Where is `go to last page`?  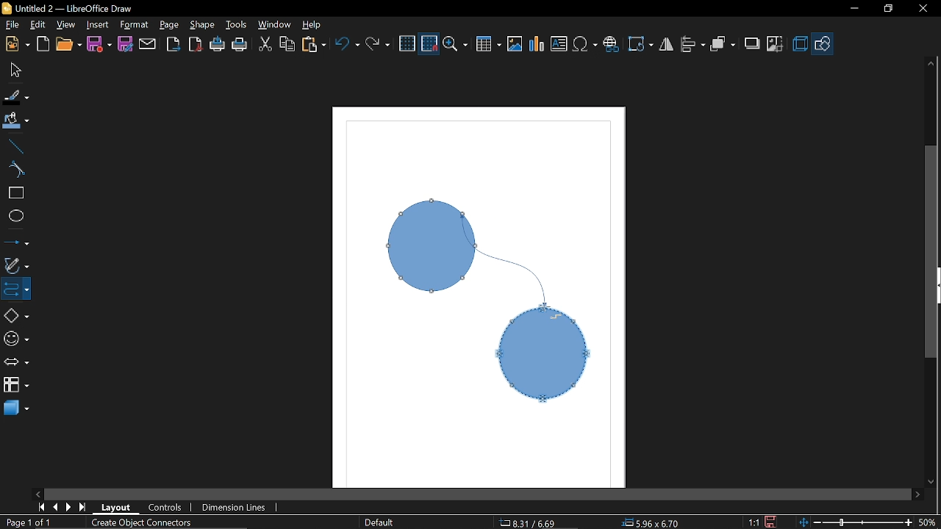 go to last page is located at coordinates (85, 507).